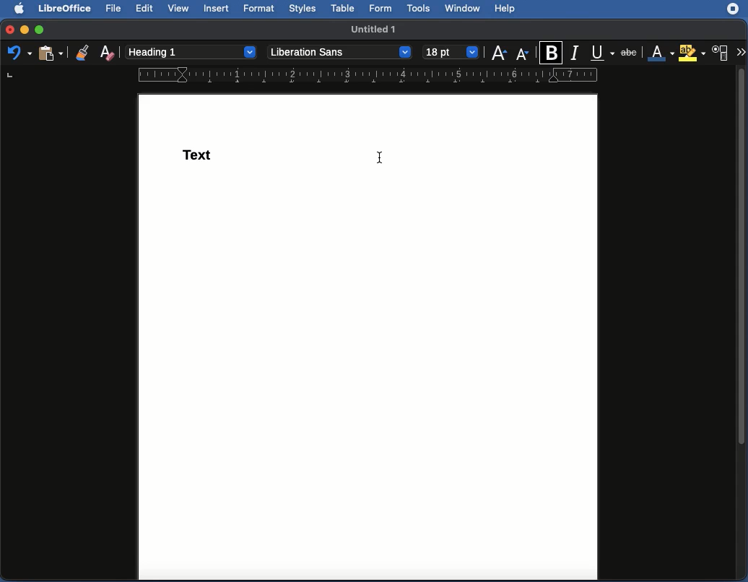 This screenshot has width=748, height=582. What do you see at coordinates (25, 30) in the screenshot?
I see `Minimize` at bounding box center [25, 30].